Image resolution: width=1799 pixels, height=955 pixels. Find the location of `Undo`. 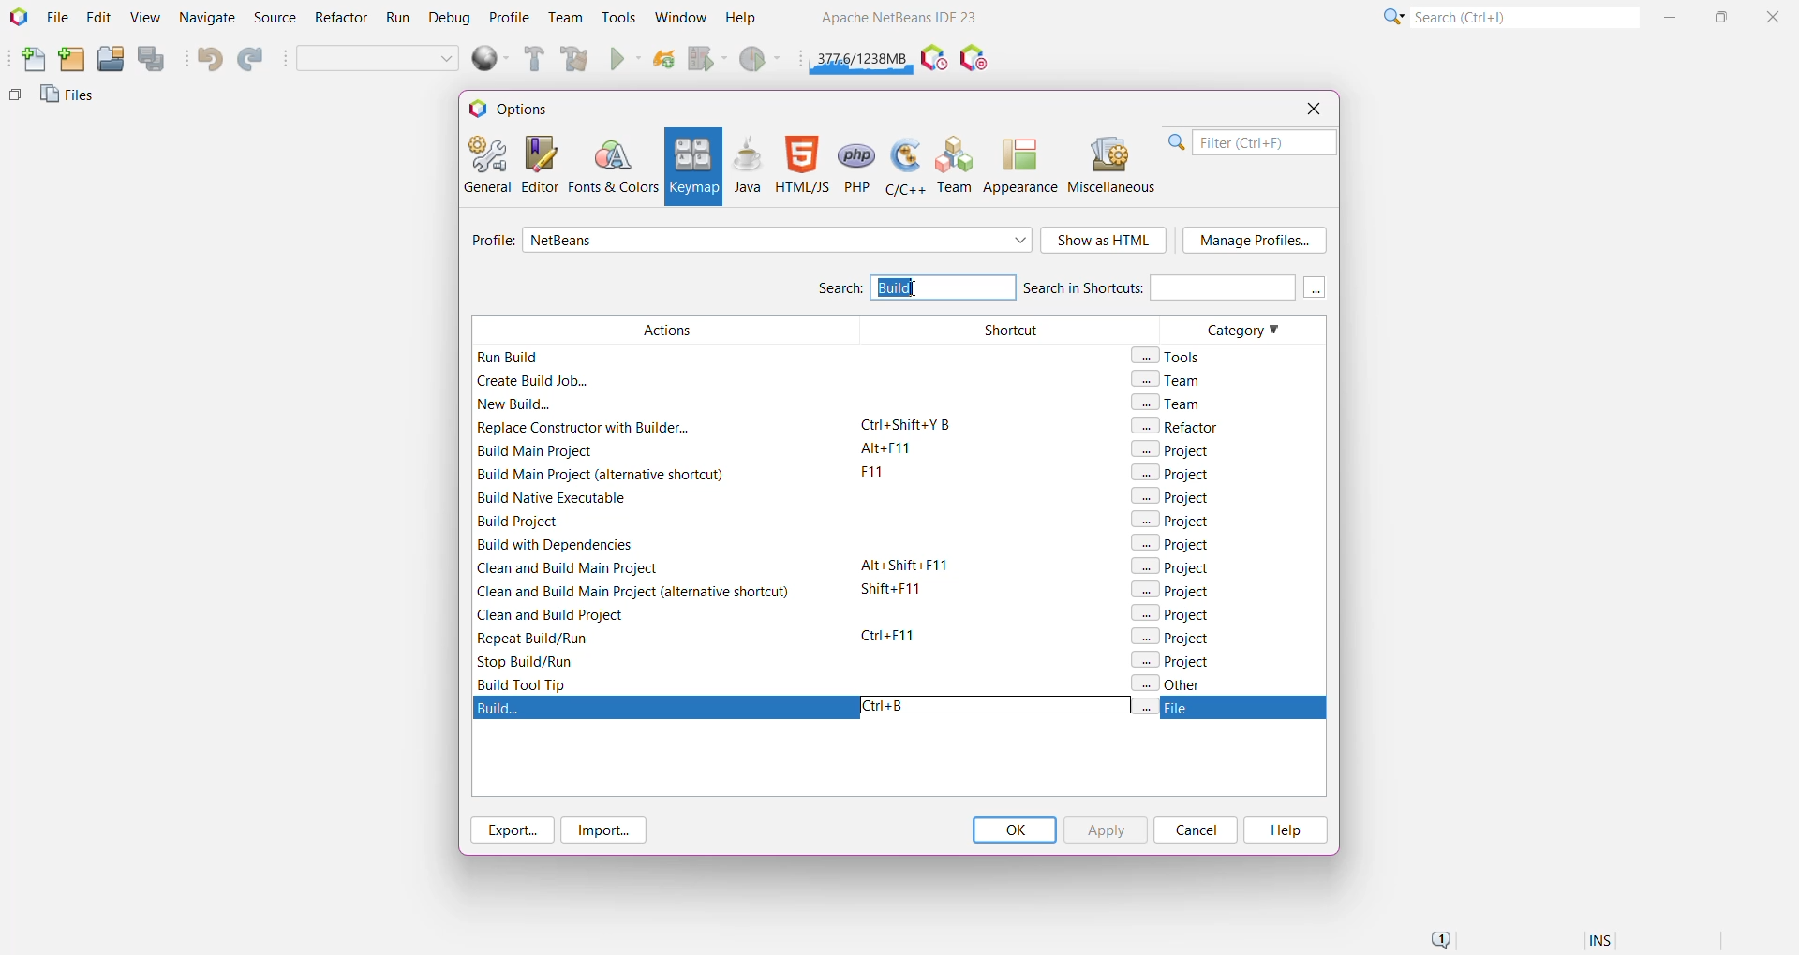

Undo is located at coordinates (208, 59).